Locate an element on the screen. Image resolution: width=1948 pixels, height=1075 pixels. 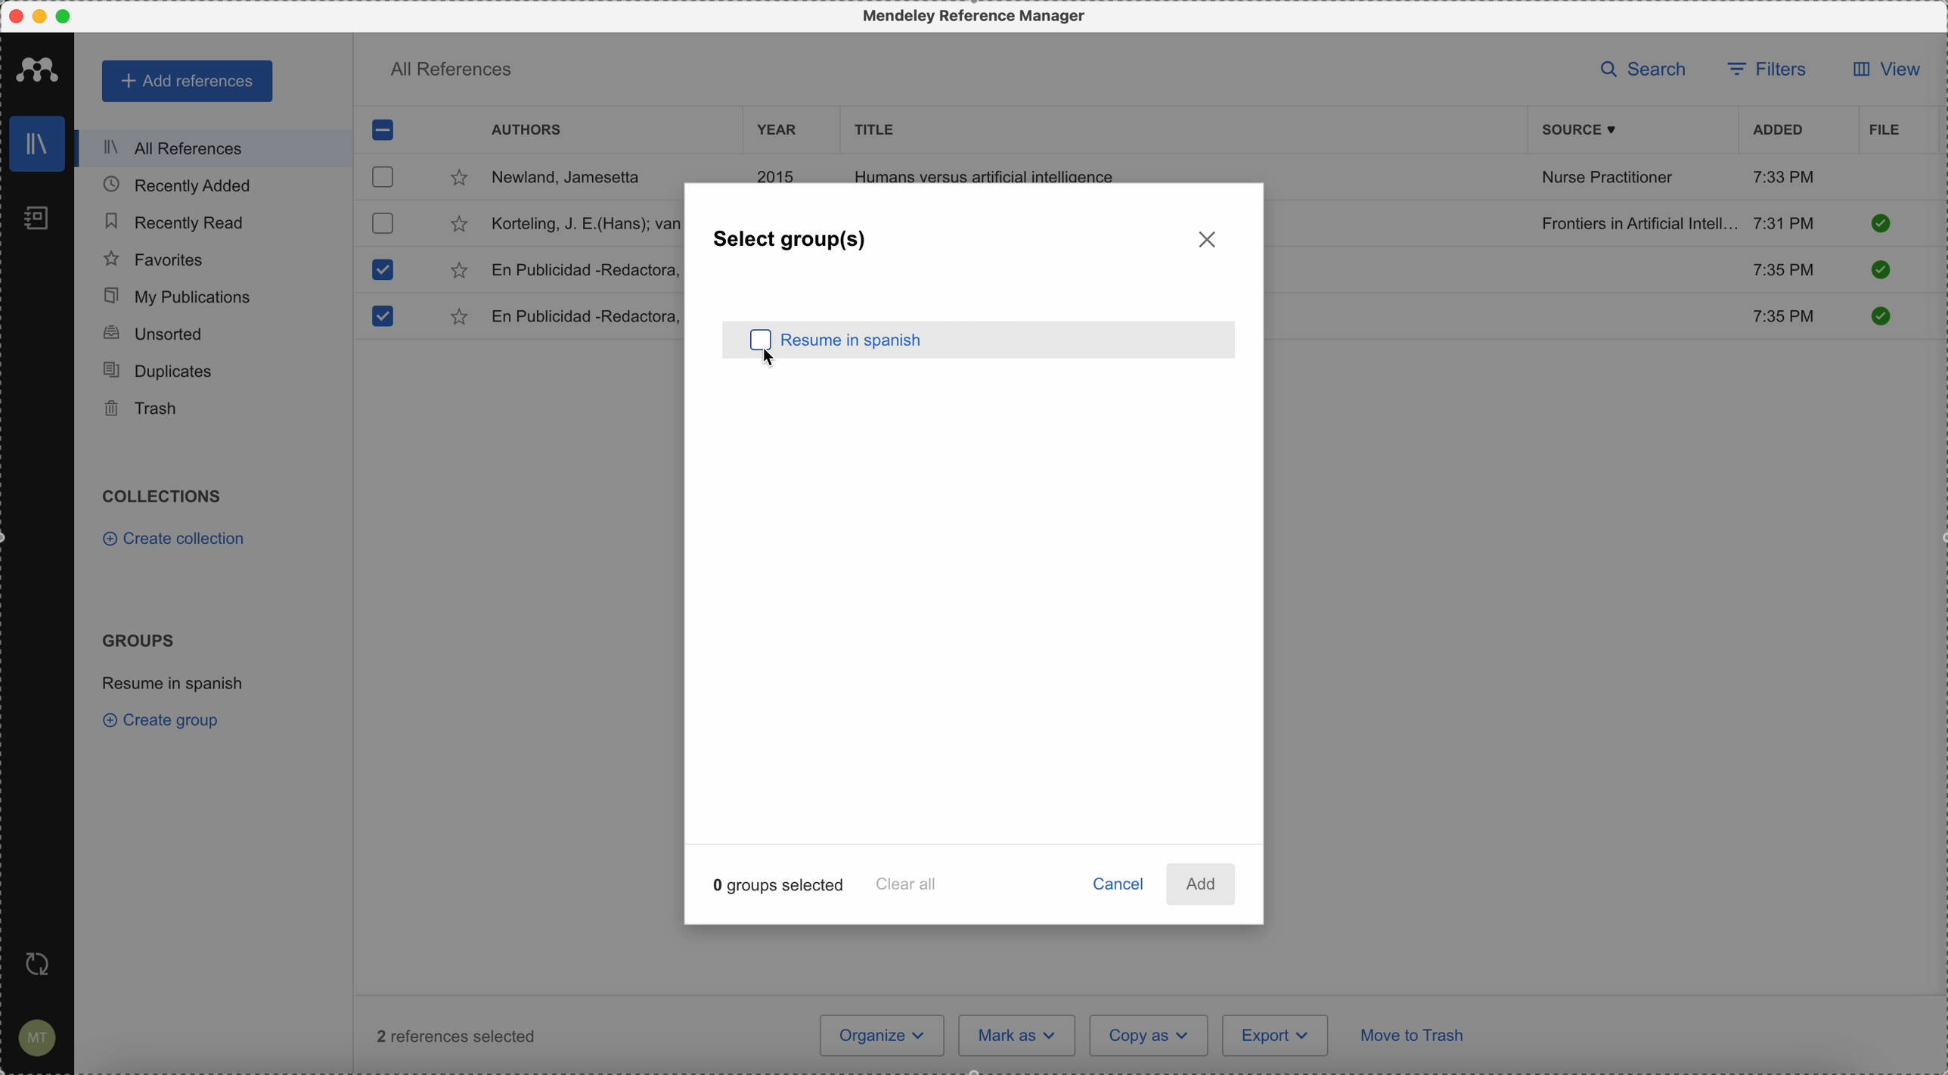
groups is located at coordinates (138, 638).